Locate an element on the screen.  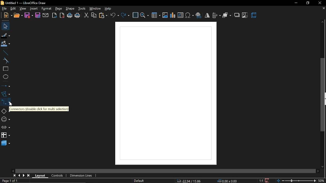
export as pdf is located at coordinates (62, 16).